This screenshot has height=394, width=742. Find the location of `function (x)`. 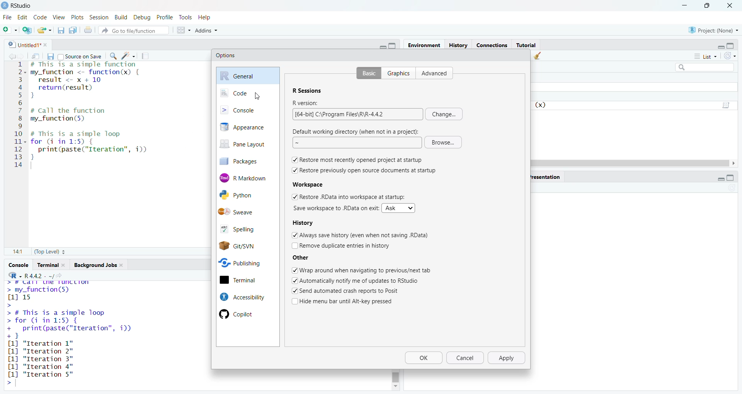

function (x) is located at coordinates (541, 105).